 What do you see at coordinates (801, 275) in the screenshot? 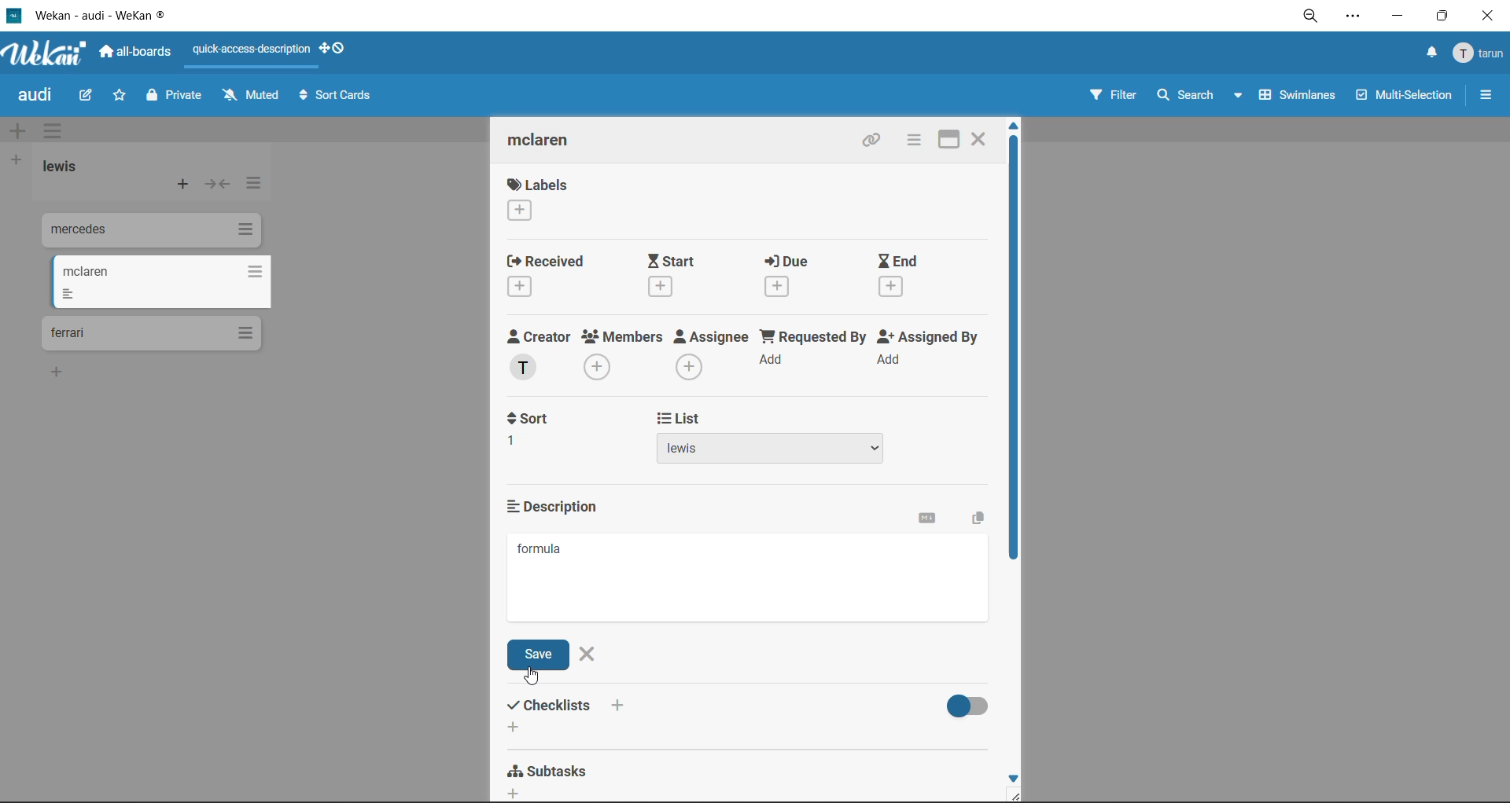
I see `due` at bounding box center [801, 275].